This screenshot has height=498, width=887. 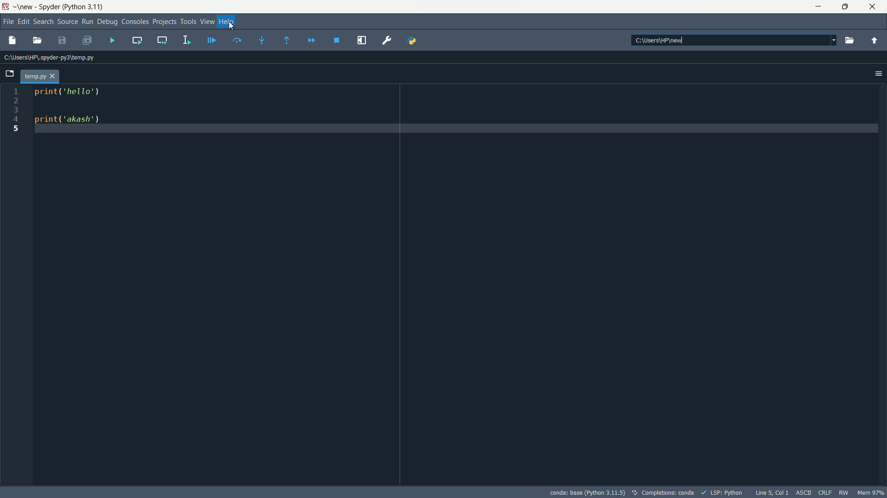 I want to click on ASCII, so click(x=803, y=492).